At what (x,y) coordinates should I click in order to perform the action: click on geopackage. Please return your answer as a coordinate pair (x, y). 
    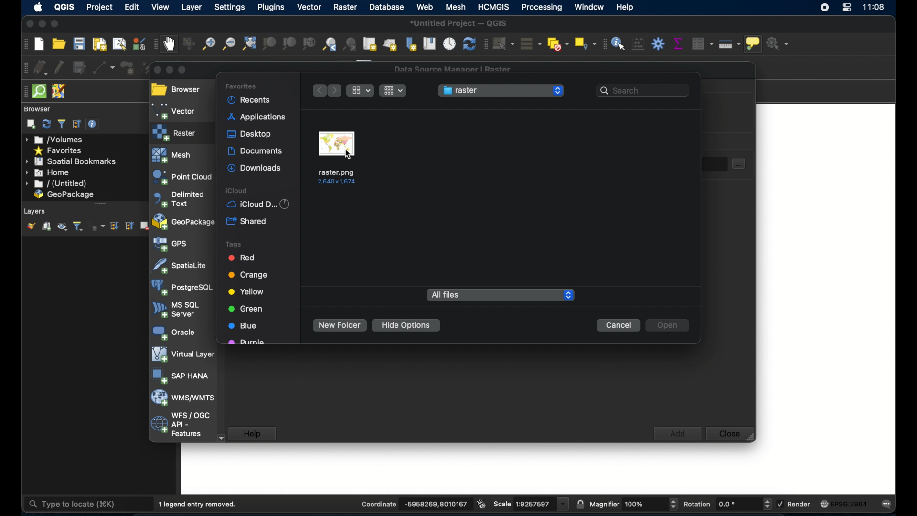
    Looking at the image, I should click on (182, 221).